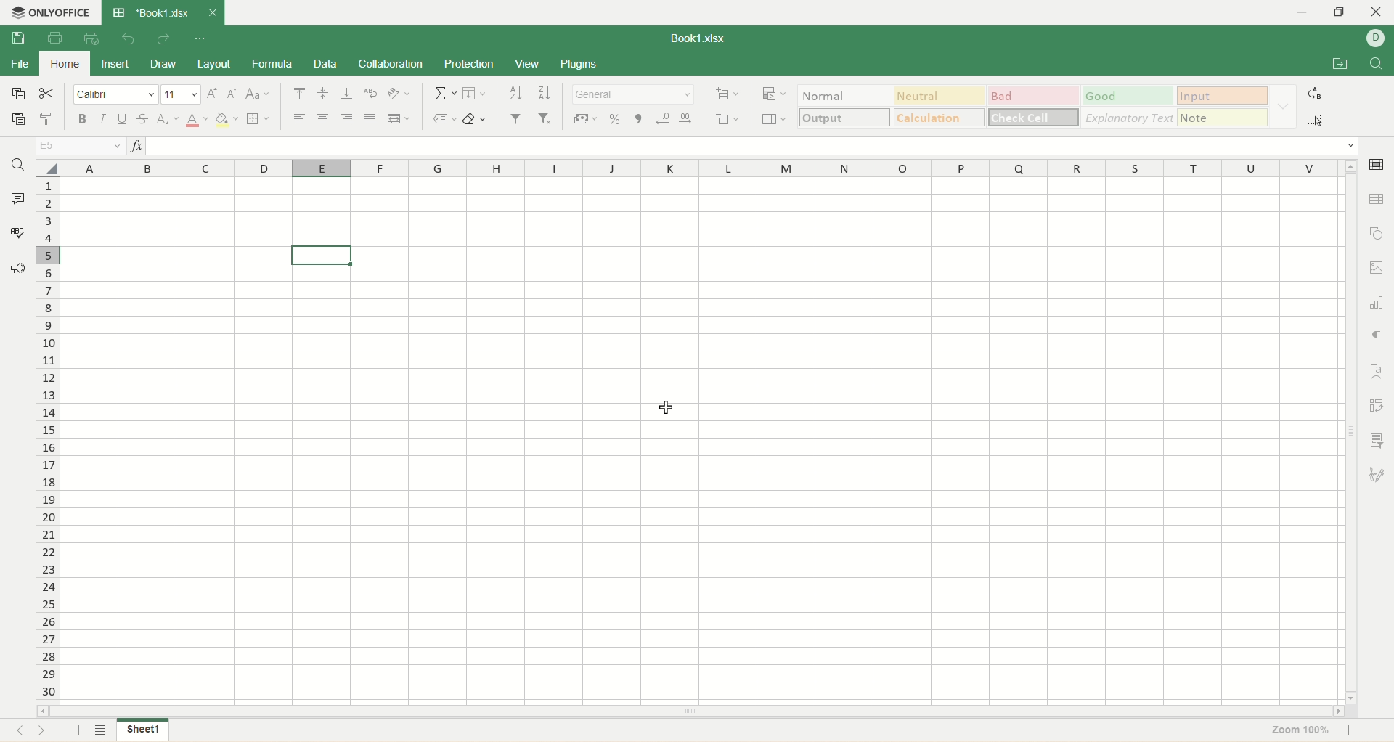 The width and height of the screenshot is (1394, 742). I want to click on print, so click(56, 39).